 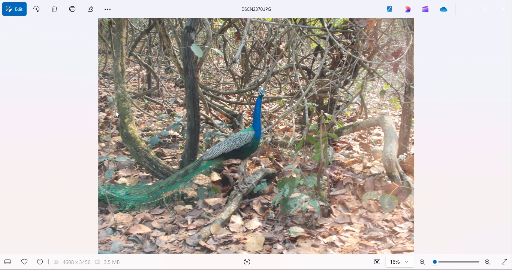 I want to click on edit, so click(x=15, y=10).